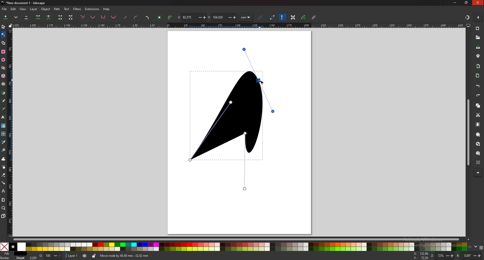  Describe the element at coordinates (34, 9) in the screenshot. I see `layer` at that location.